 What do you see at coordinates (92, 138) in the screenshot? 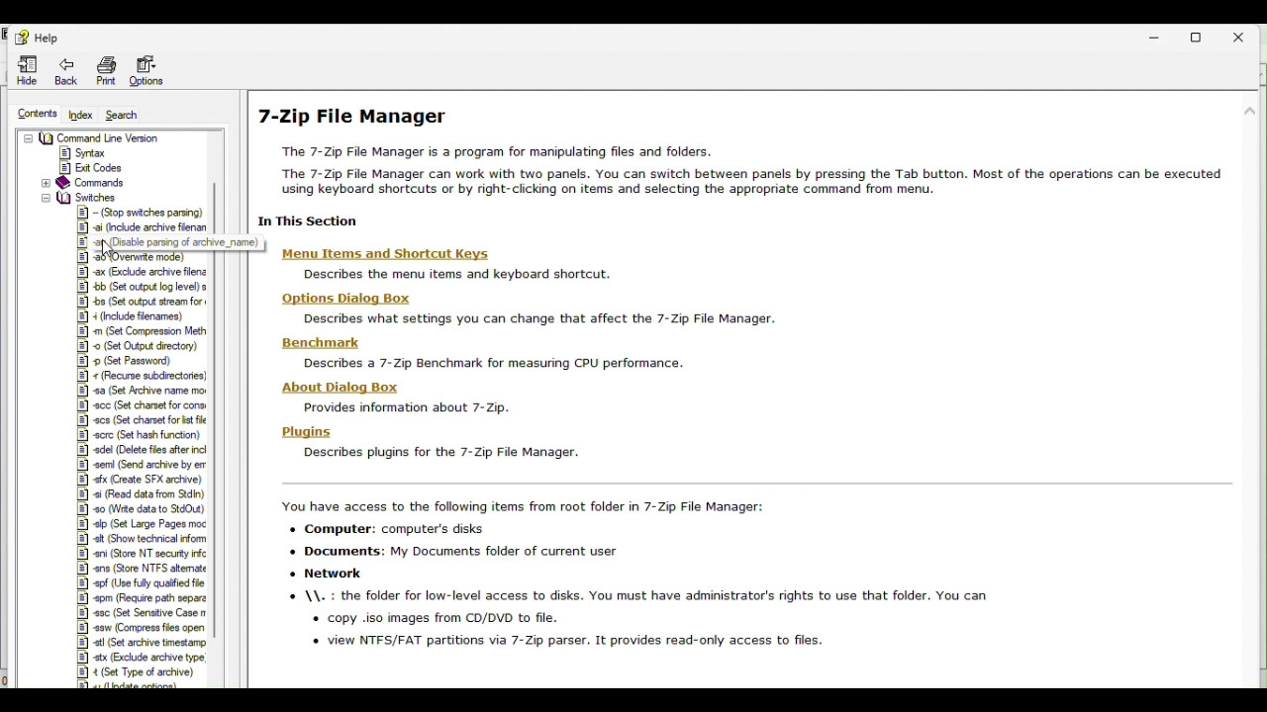
I see `Command Line Version` at bounding box center [92, 138].